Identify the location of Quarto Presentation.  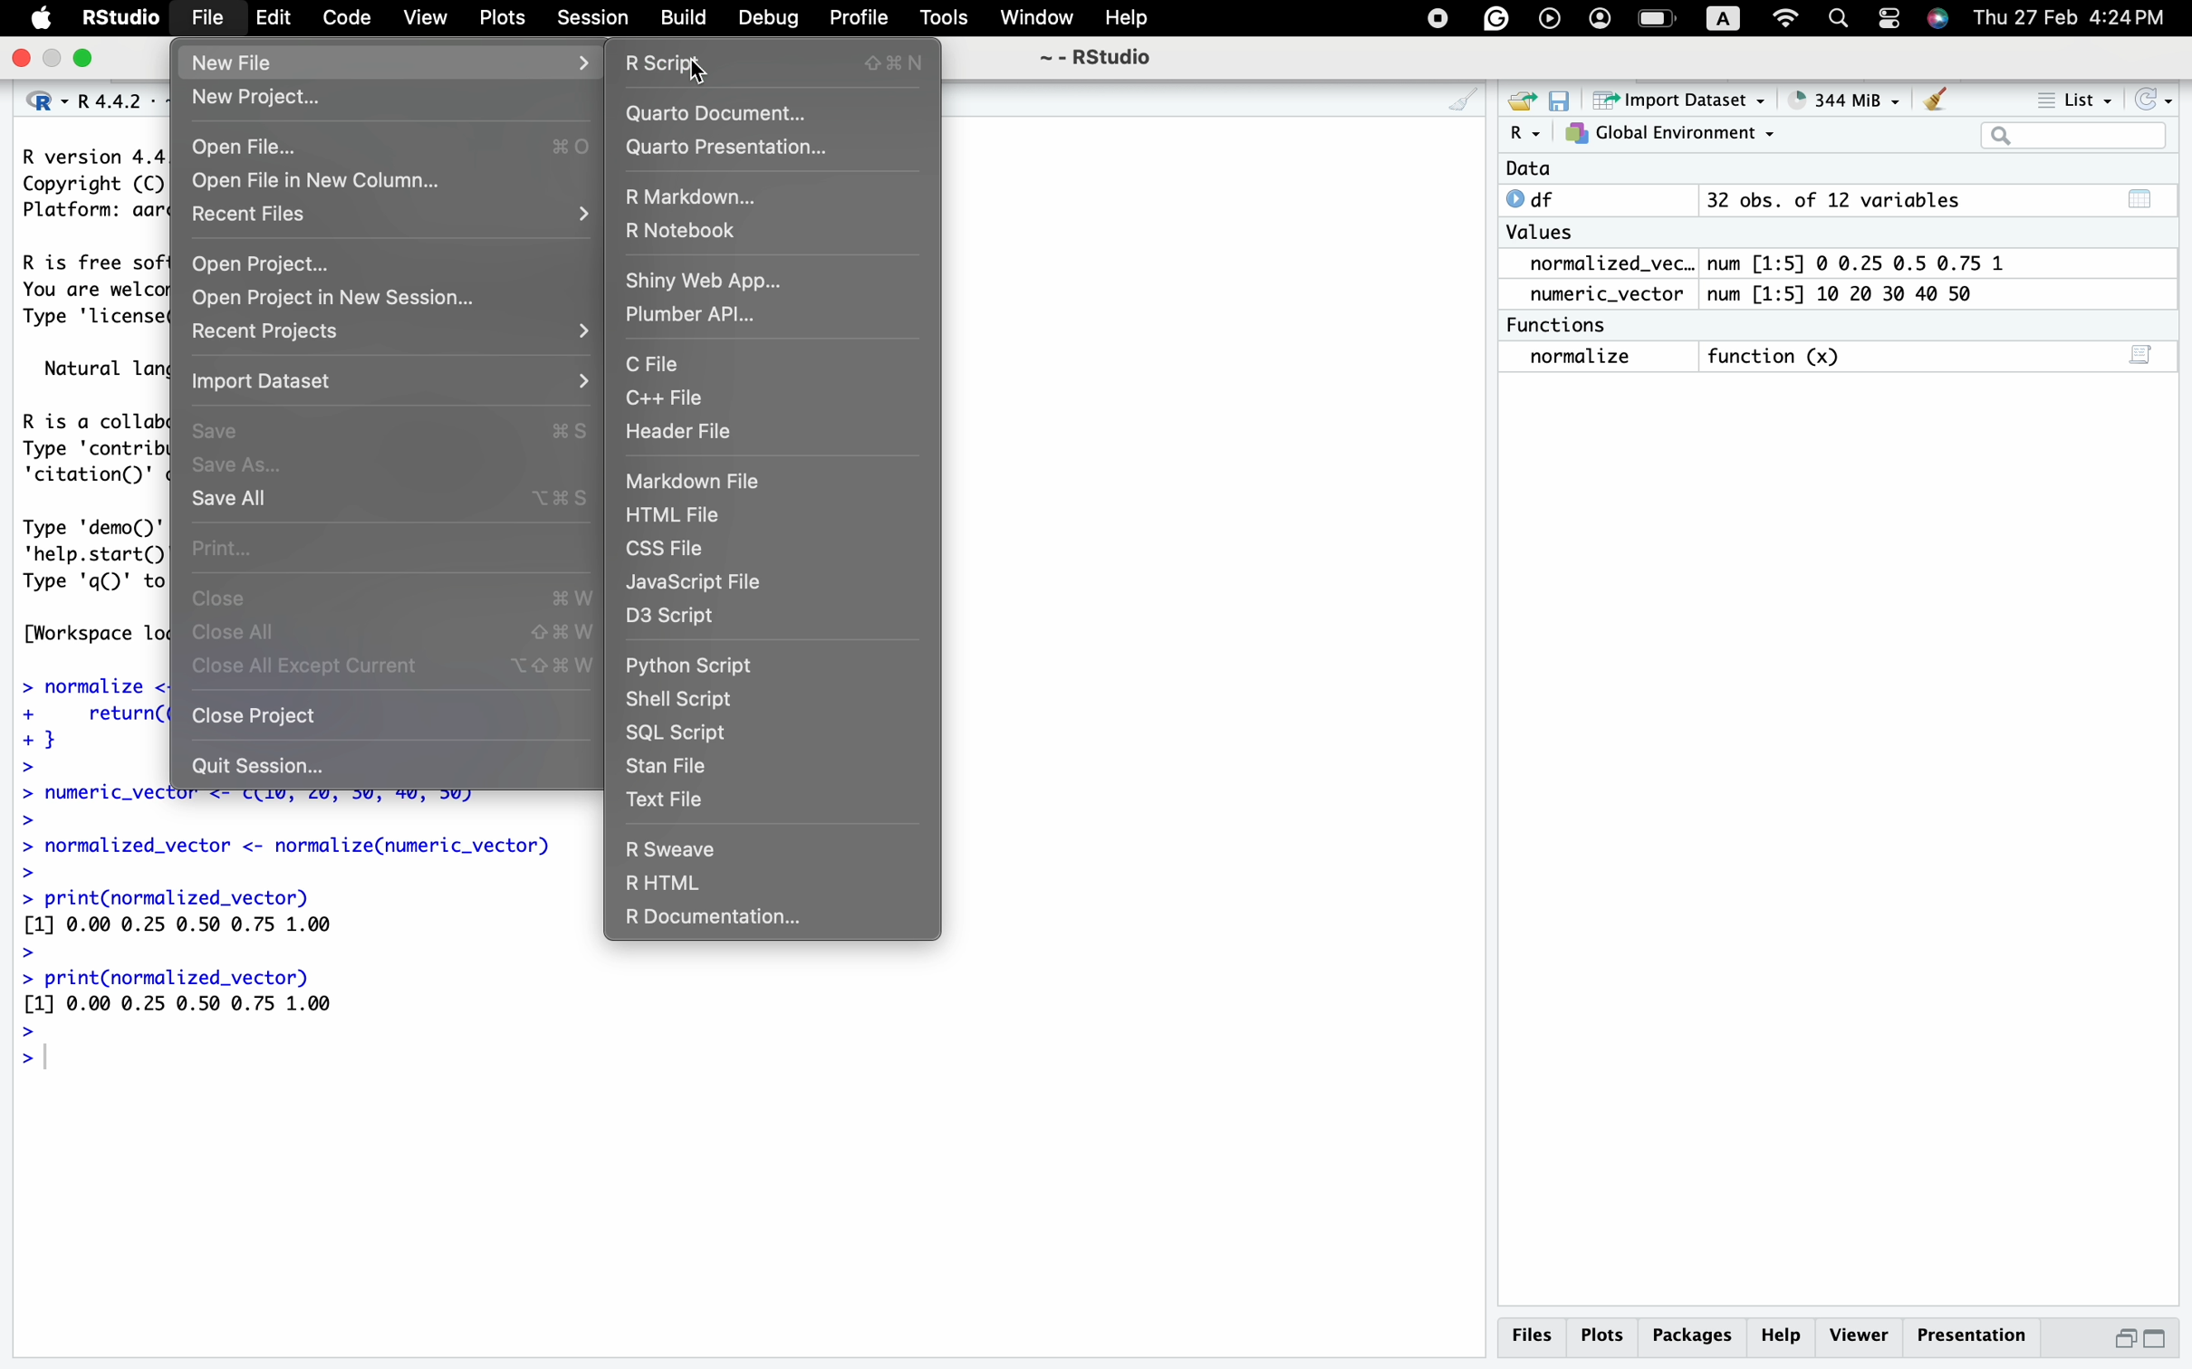
(734, 148).